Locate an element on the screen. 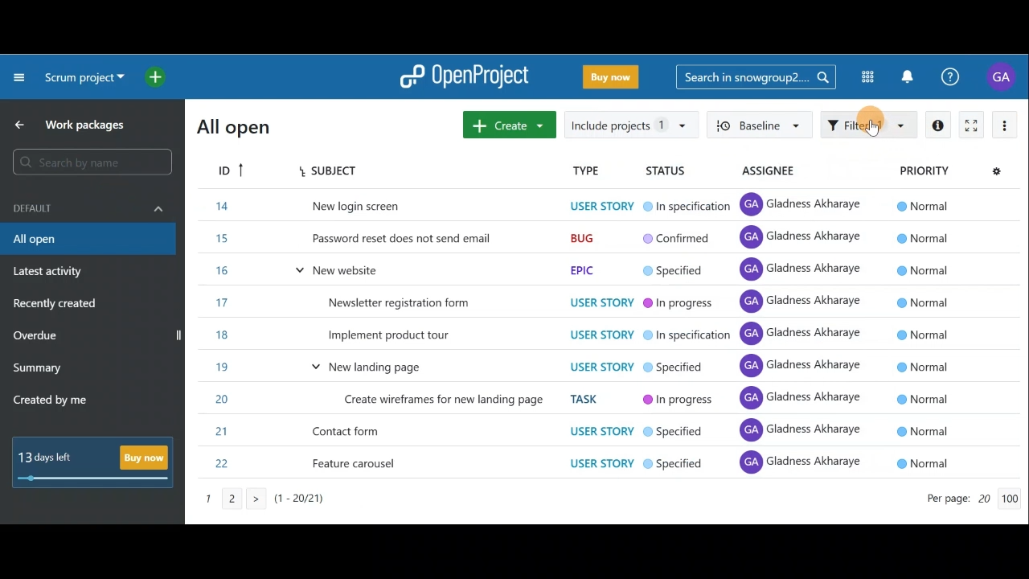 This screenshot has width=1029, height=579. ID is located at coordinates (233, 174).